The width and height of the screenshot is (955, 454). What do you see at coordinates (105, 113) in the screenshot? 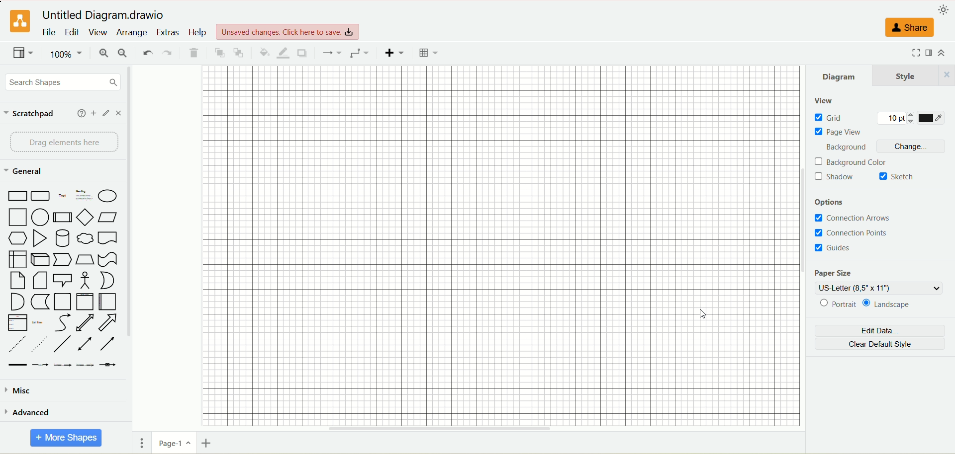
I see `edit` at bounding box center [105, 113].